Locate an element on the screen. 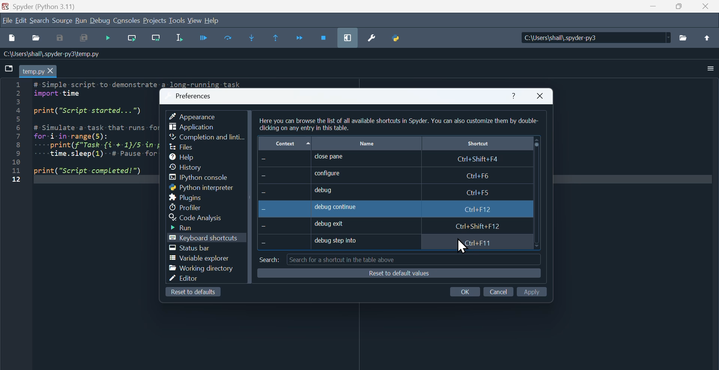  Edit is located at coordinates (21, 21).